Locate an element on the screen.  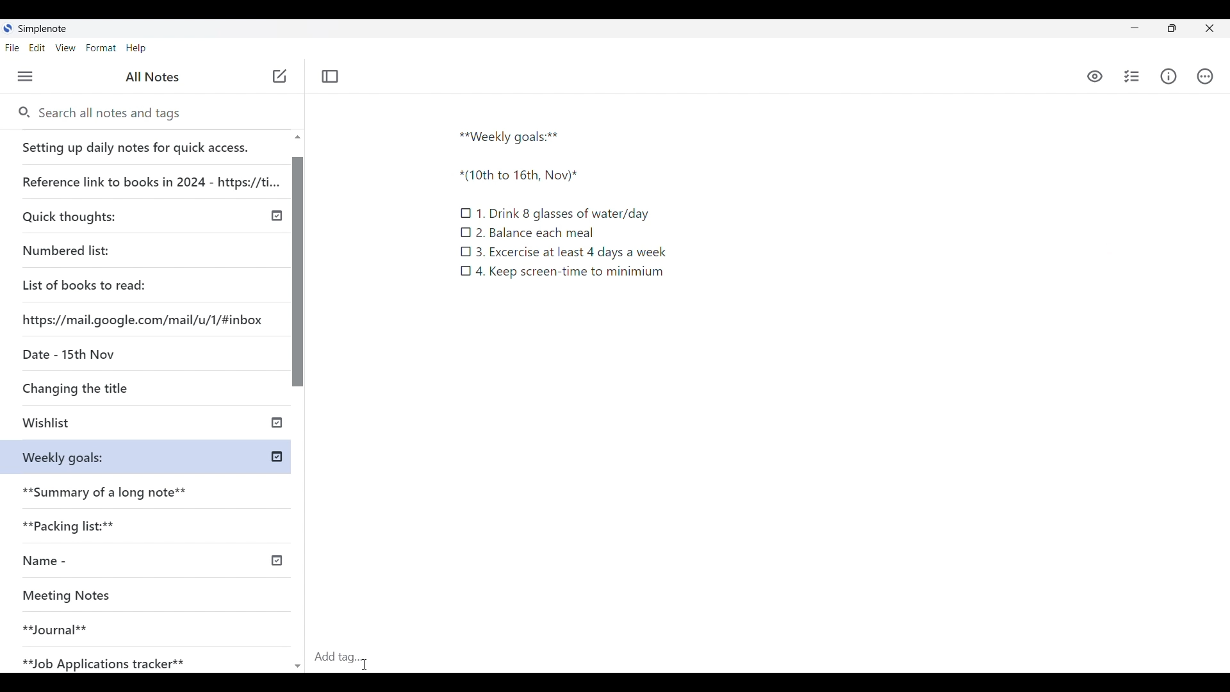
Setting up daily notes is located at coordinates (147, 144).